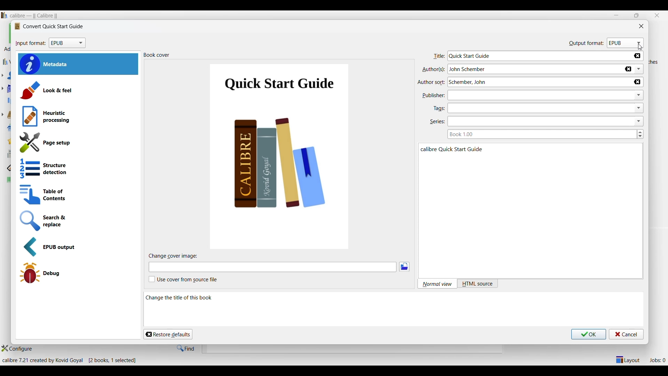  I want to click on series, so click(437, 123).